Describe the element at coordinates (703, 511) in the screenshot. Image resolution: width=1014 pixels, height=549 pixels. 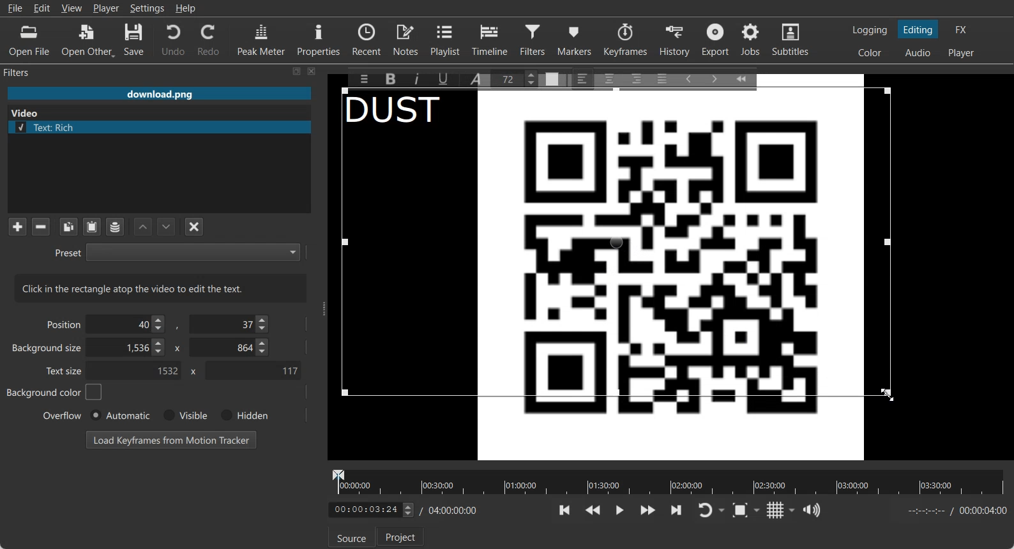
I see `Toggle player lopping` at that location.